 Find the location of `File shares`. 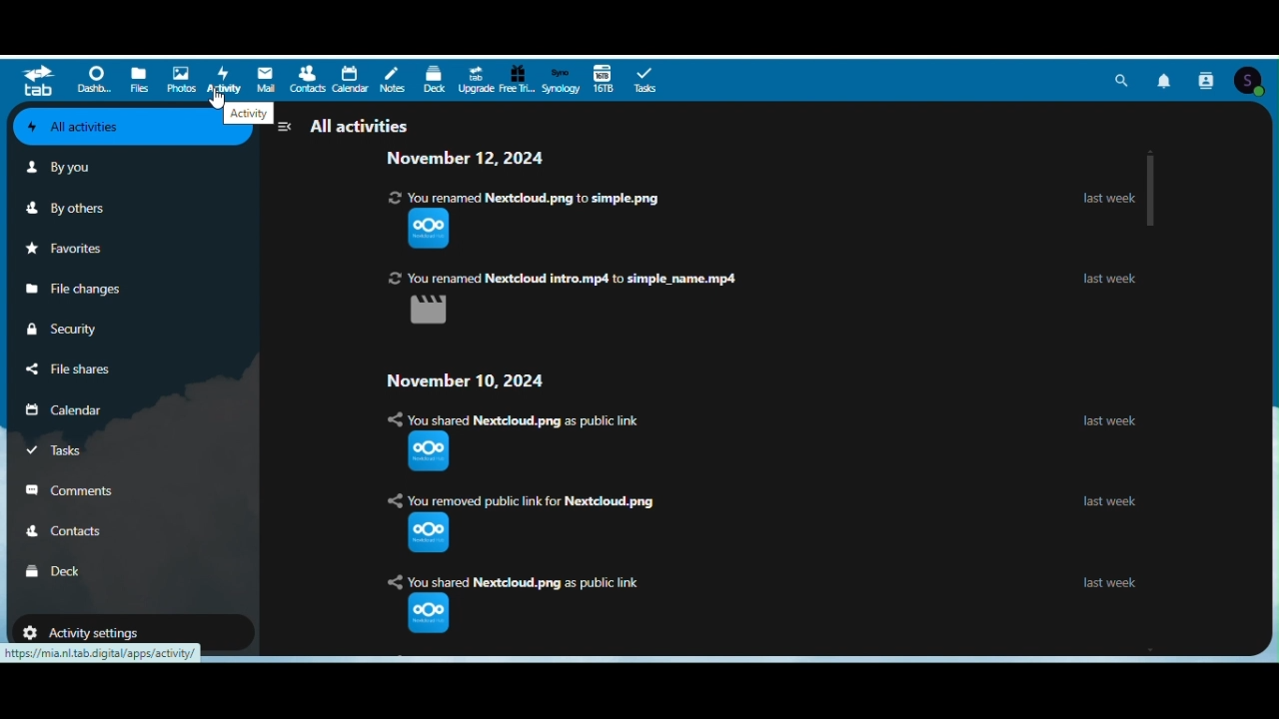

File shares is located at coordinates (72, 369).